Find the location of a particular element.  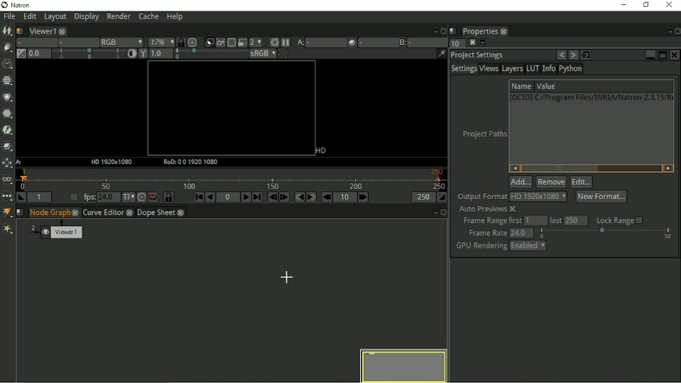

RGB is located at coordinates (119, 42).